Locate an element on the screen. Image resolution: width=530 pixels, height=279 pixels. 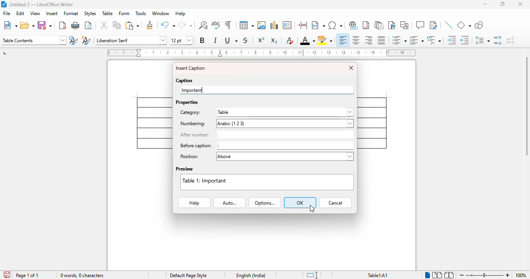
word and character count is located at coordinates (82, 275).